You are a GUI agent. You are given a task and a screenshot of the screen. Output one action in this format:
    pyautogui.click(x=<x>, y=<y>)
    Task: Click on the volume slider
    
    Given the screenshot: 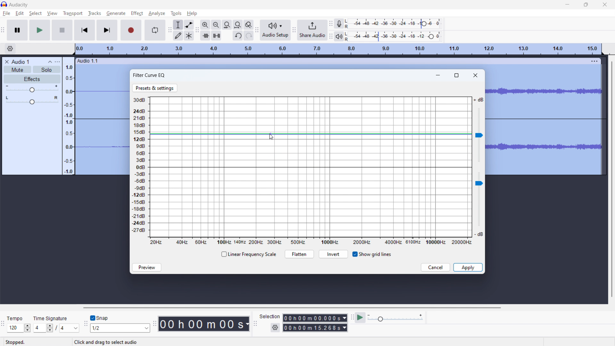 What is the action you would take?
    pyautogui.click(x=478, y=205)
    